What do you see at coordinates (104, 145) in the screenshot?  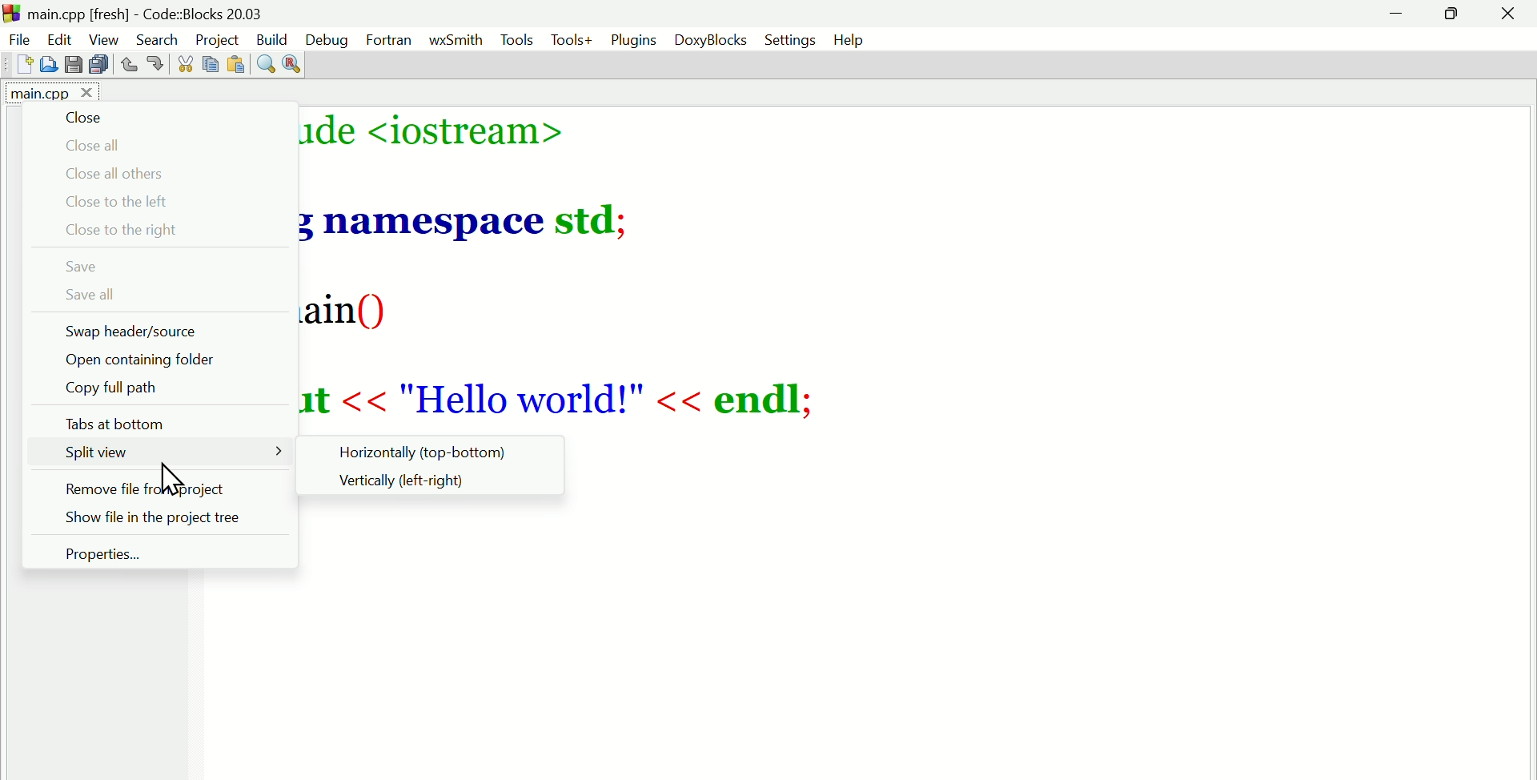 I see `Close all` at bounding box center [104, 145].